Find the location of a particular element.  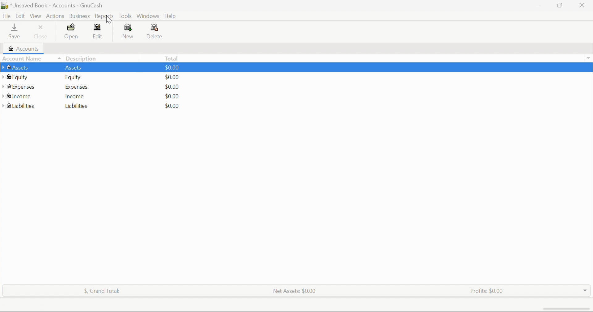

Edit is located at coordinates (98, 32).